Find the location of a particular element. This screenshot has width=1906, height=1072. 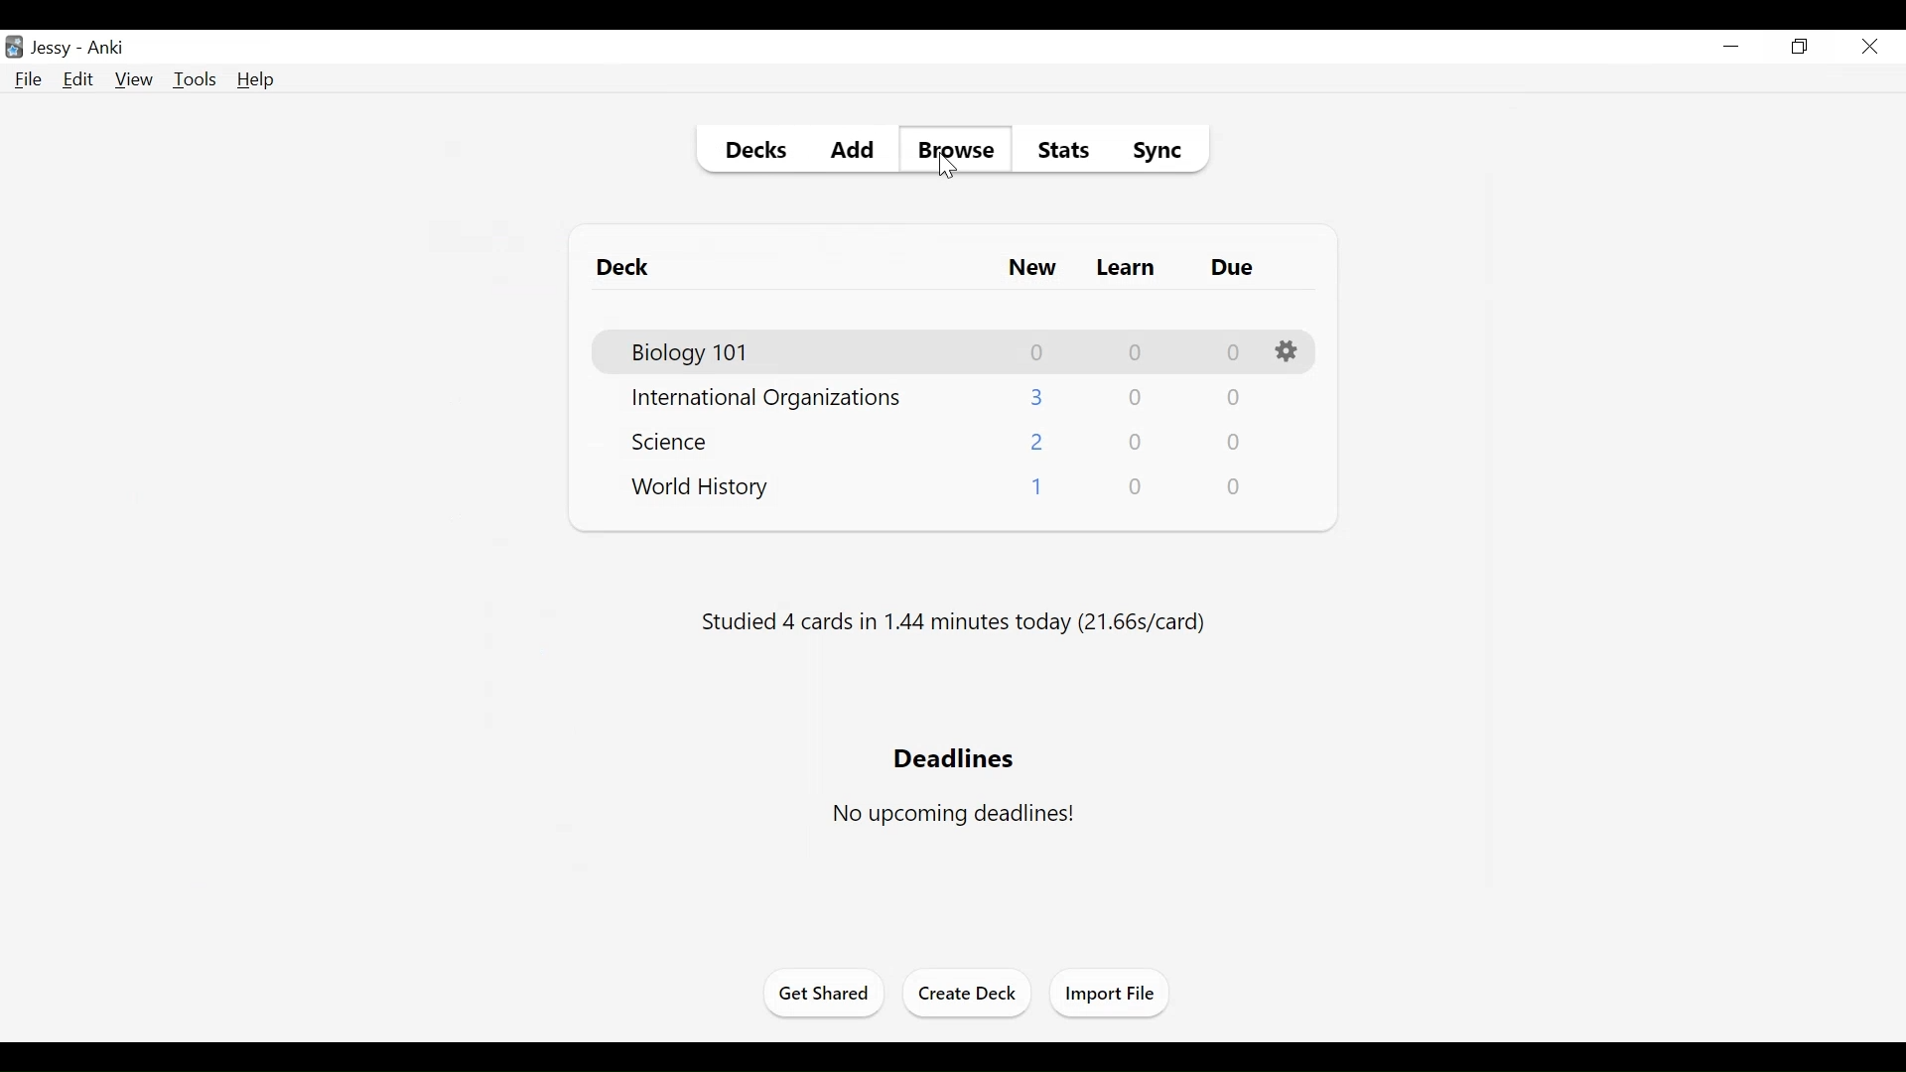

Deck Name Count is located at coordinates (702, 490).